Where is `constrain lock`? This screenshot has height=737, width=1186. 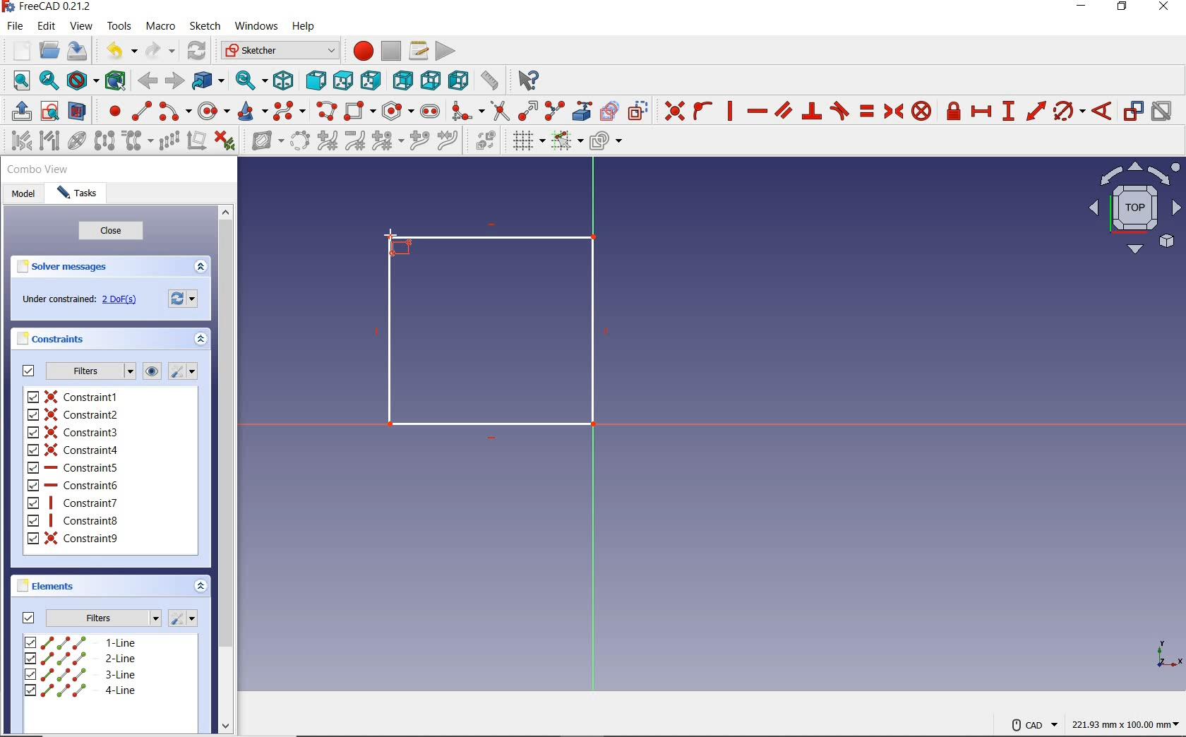
constrain lock is located at coordinates (954, 111).